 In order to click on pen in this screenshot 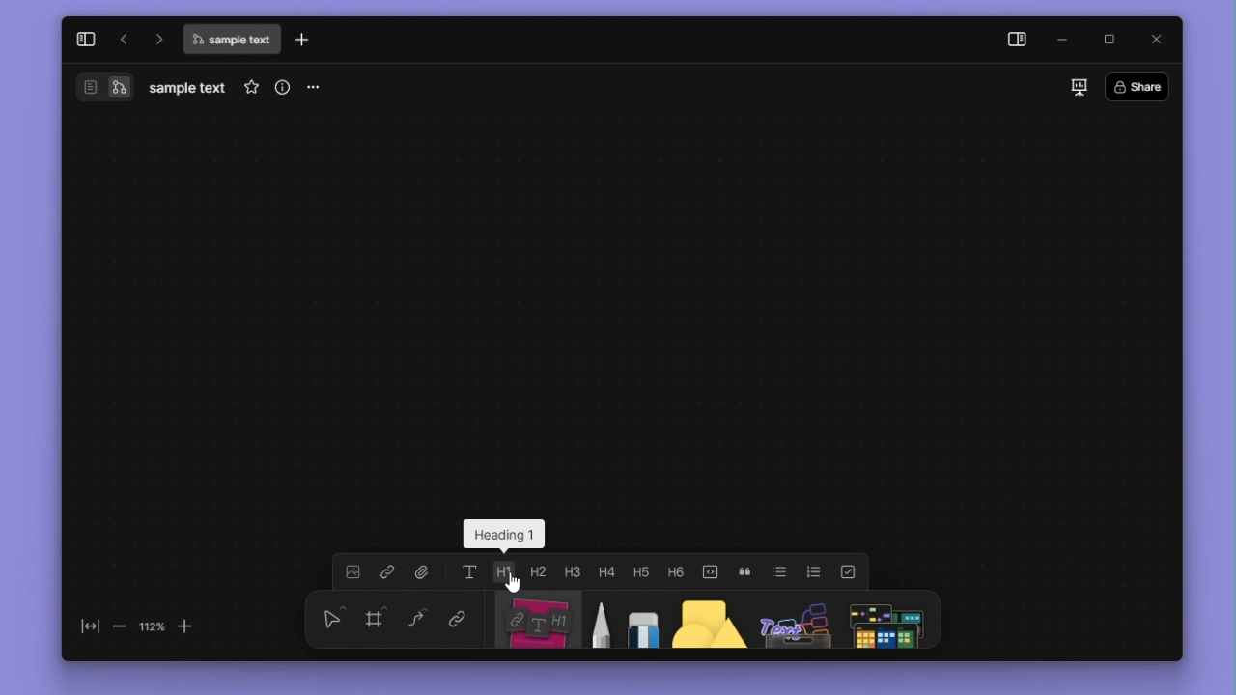, I will do `click(604, 620)`.